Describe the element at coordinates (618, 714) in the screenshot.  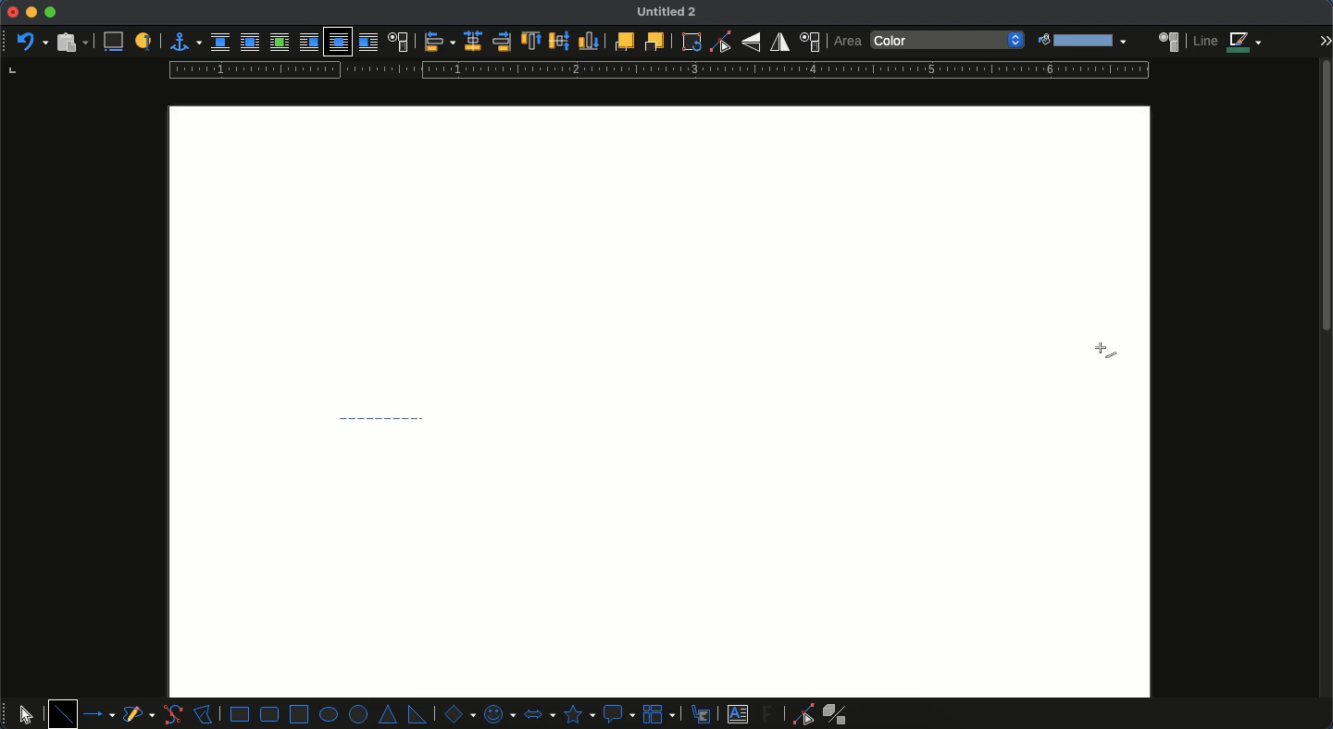
I see `callout` at that location.